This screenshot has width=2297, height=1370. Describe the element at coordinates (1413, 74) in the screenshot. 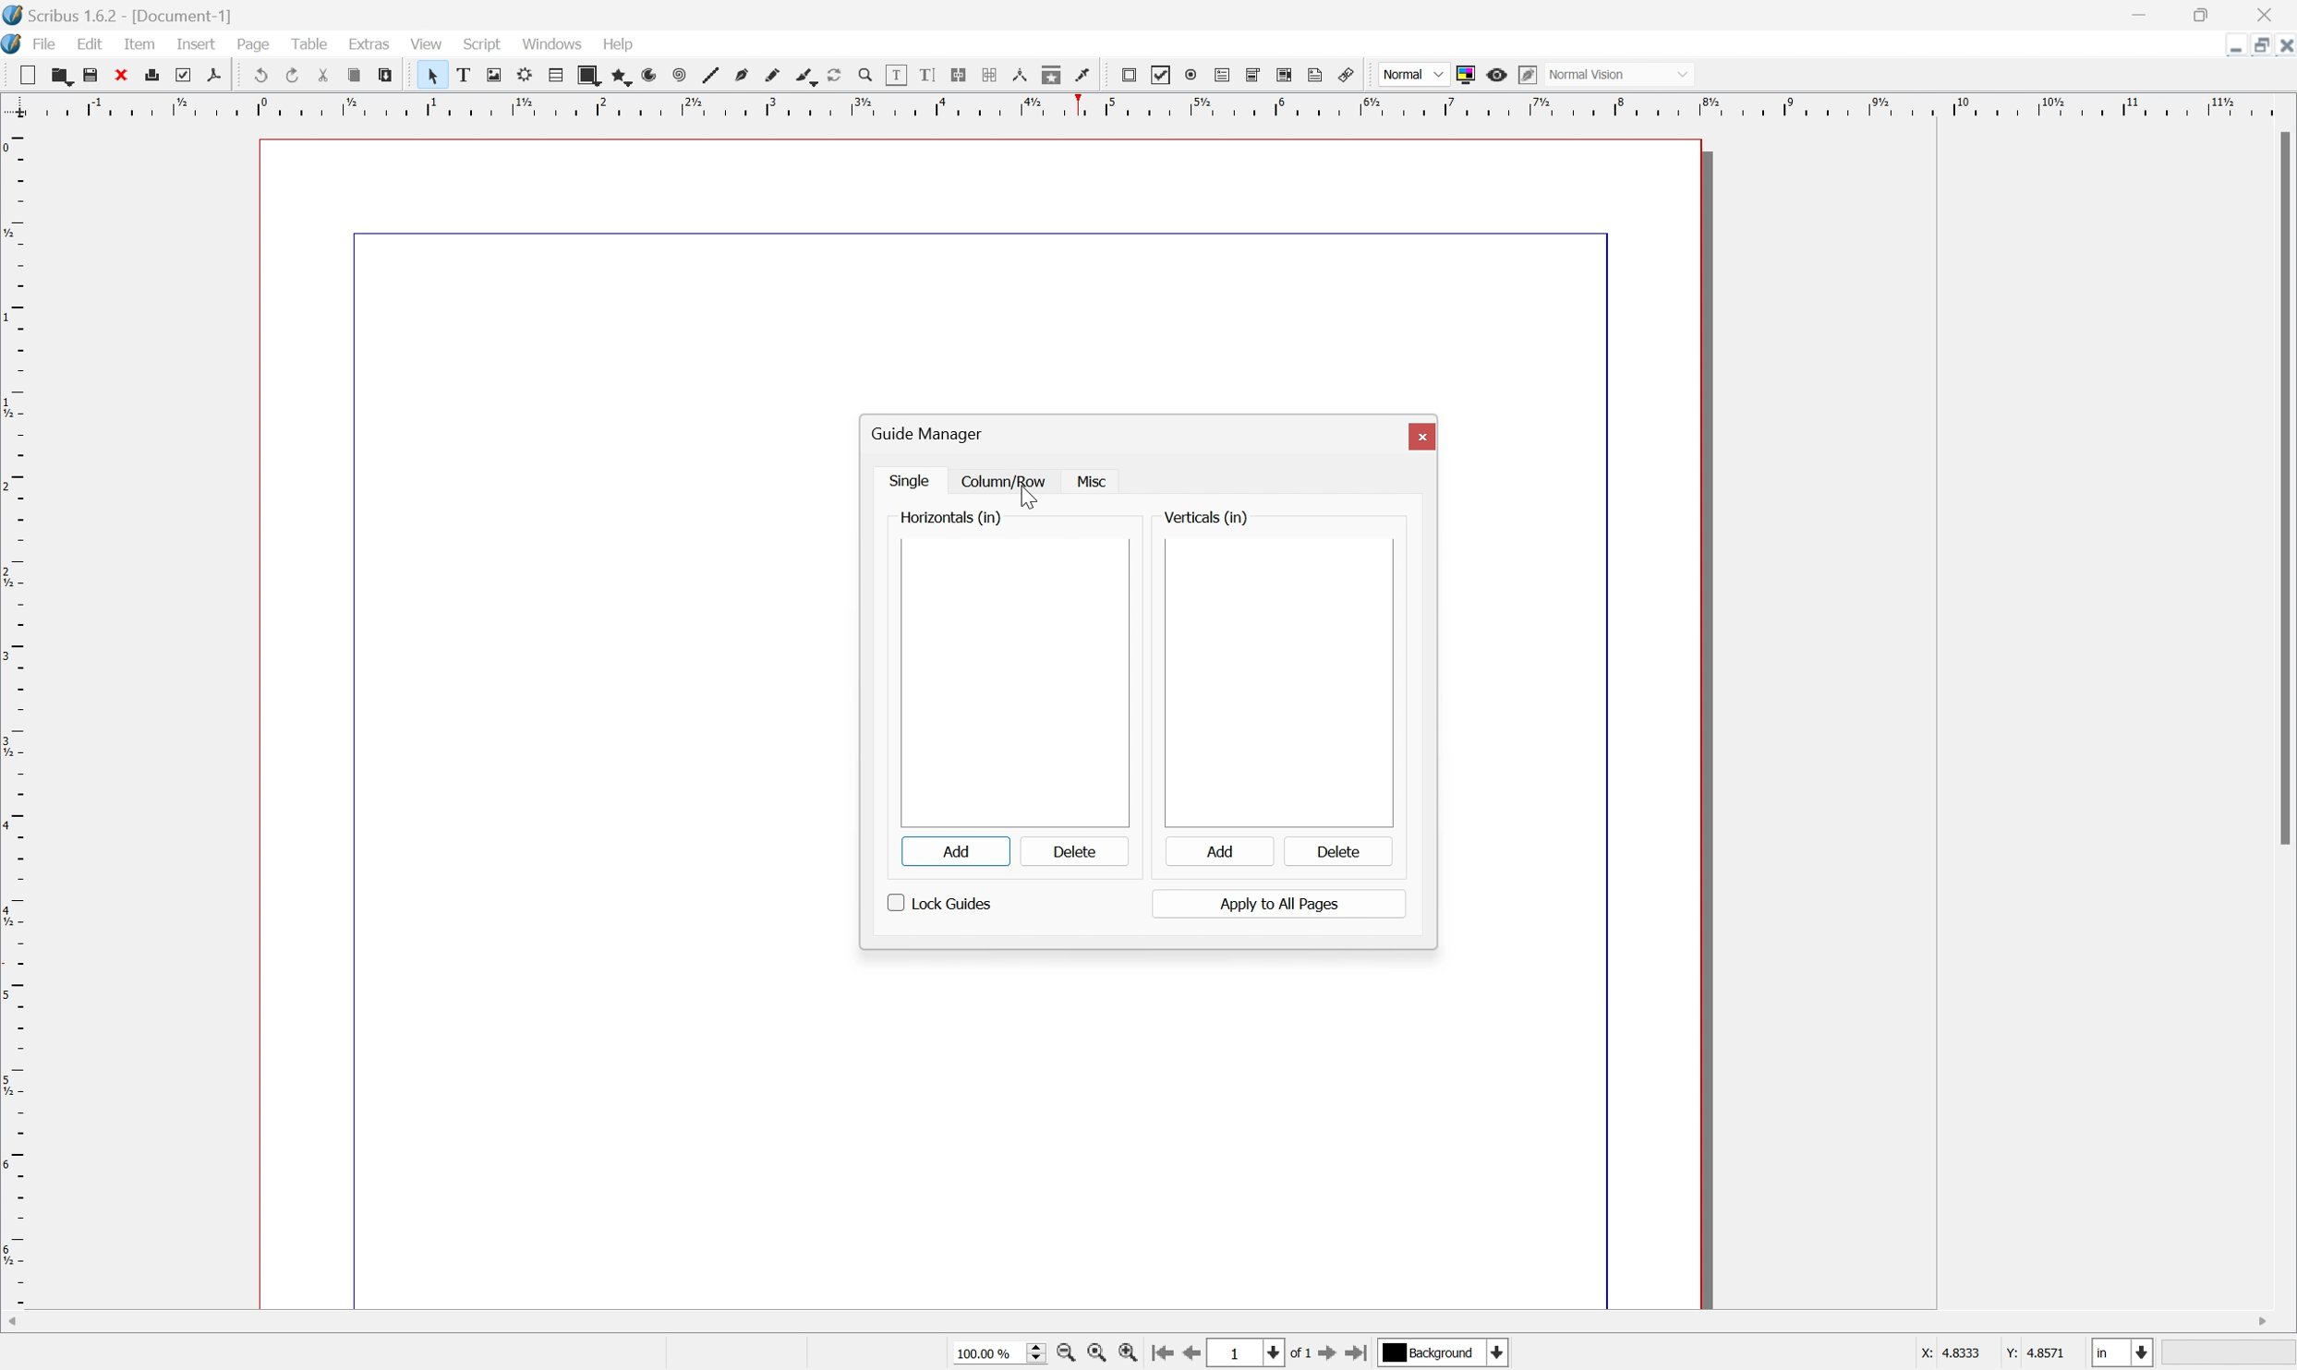

I see `normal` at that location.